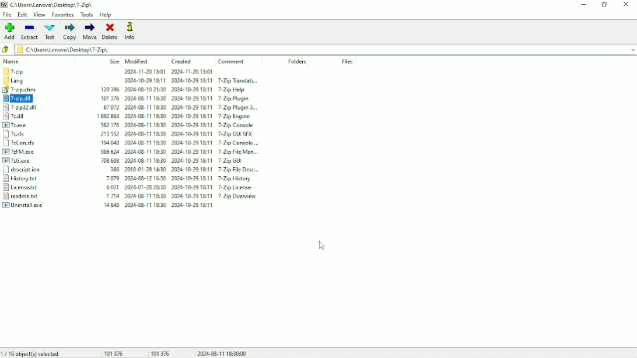 The height and width of the screenshot is (358, 637). I want to click on View, so click(39, 15).